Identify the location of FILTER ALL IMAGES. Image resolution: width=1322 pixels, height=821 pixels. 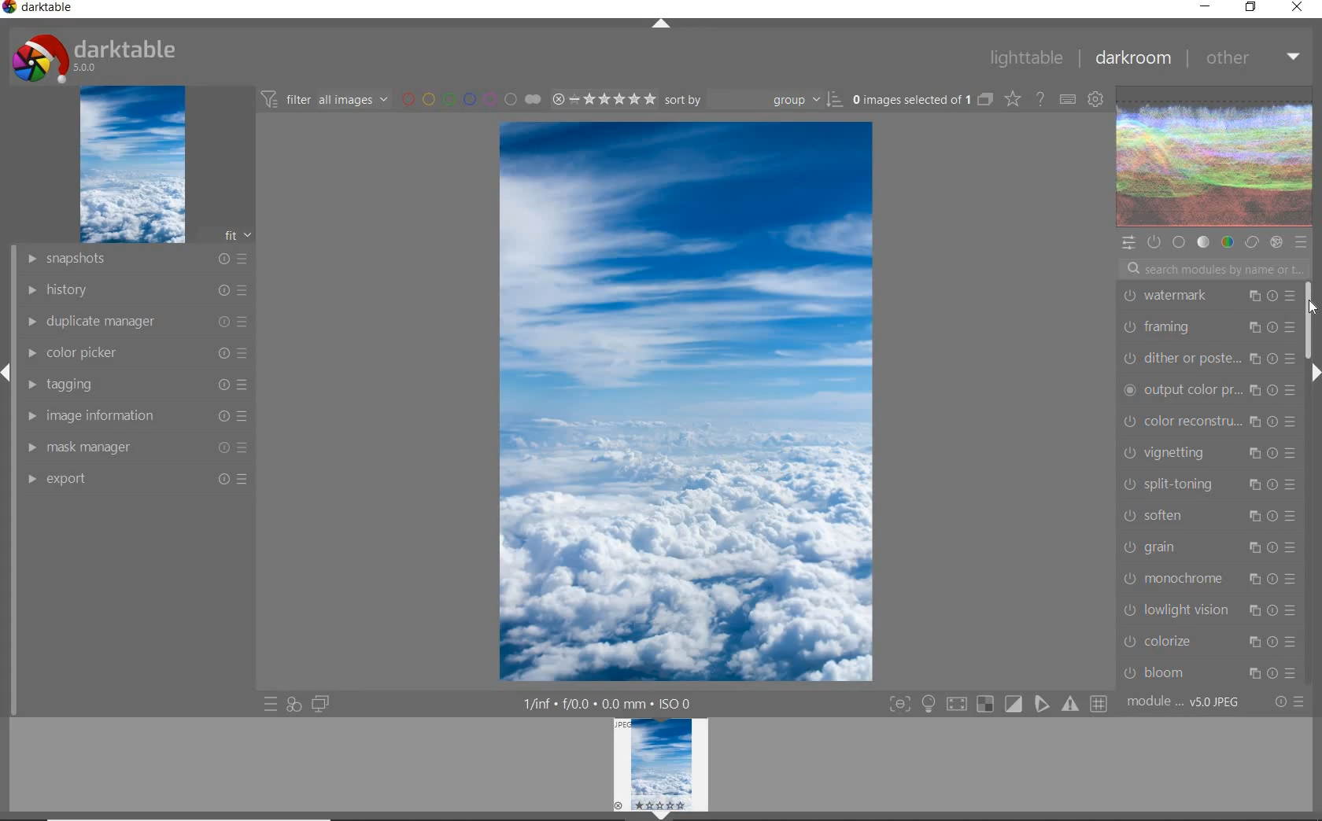
(323, 99).